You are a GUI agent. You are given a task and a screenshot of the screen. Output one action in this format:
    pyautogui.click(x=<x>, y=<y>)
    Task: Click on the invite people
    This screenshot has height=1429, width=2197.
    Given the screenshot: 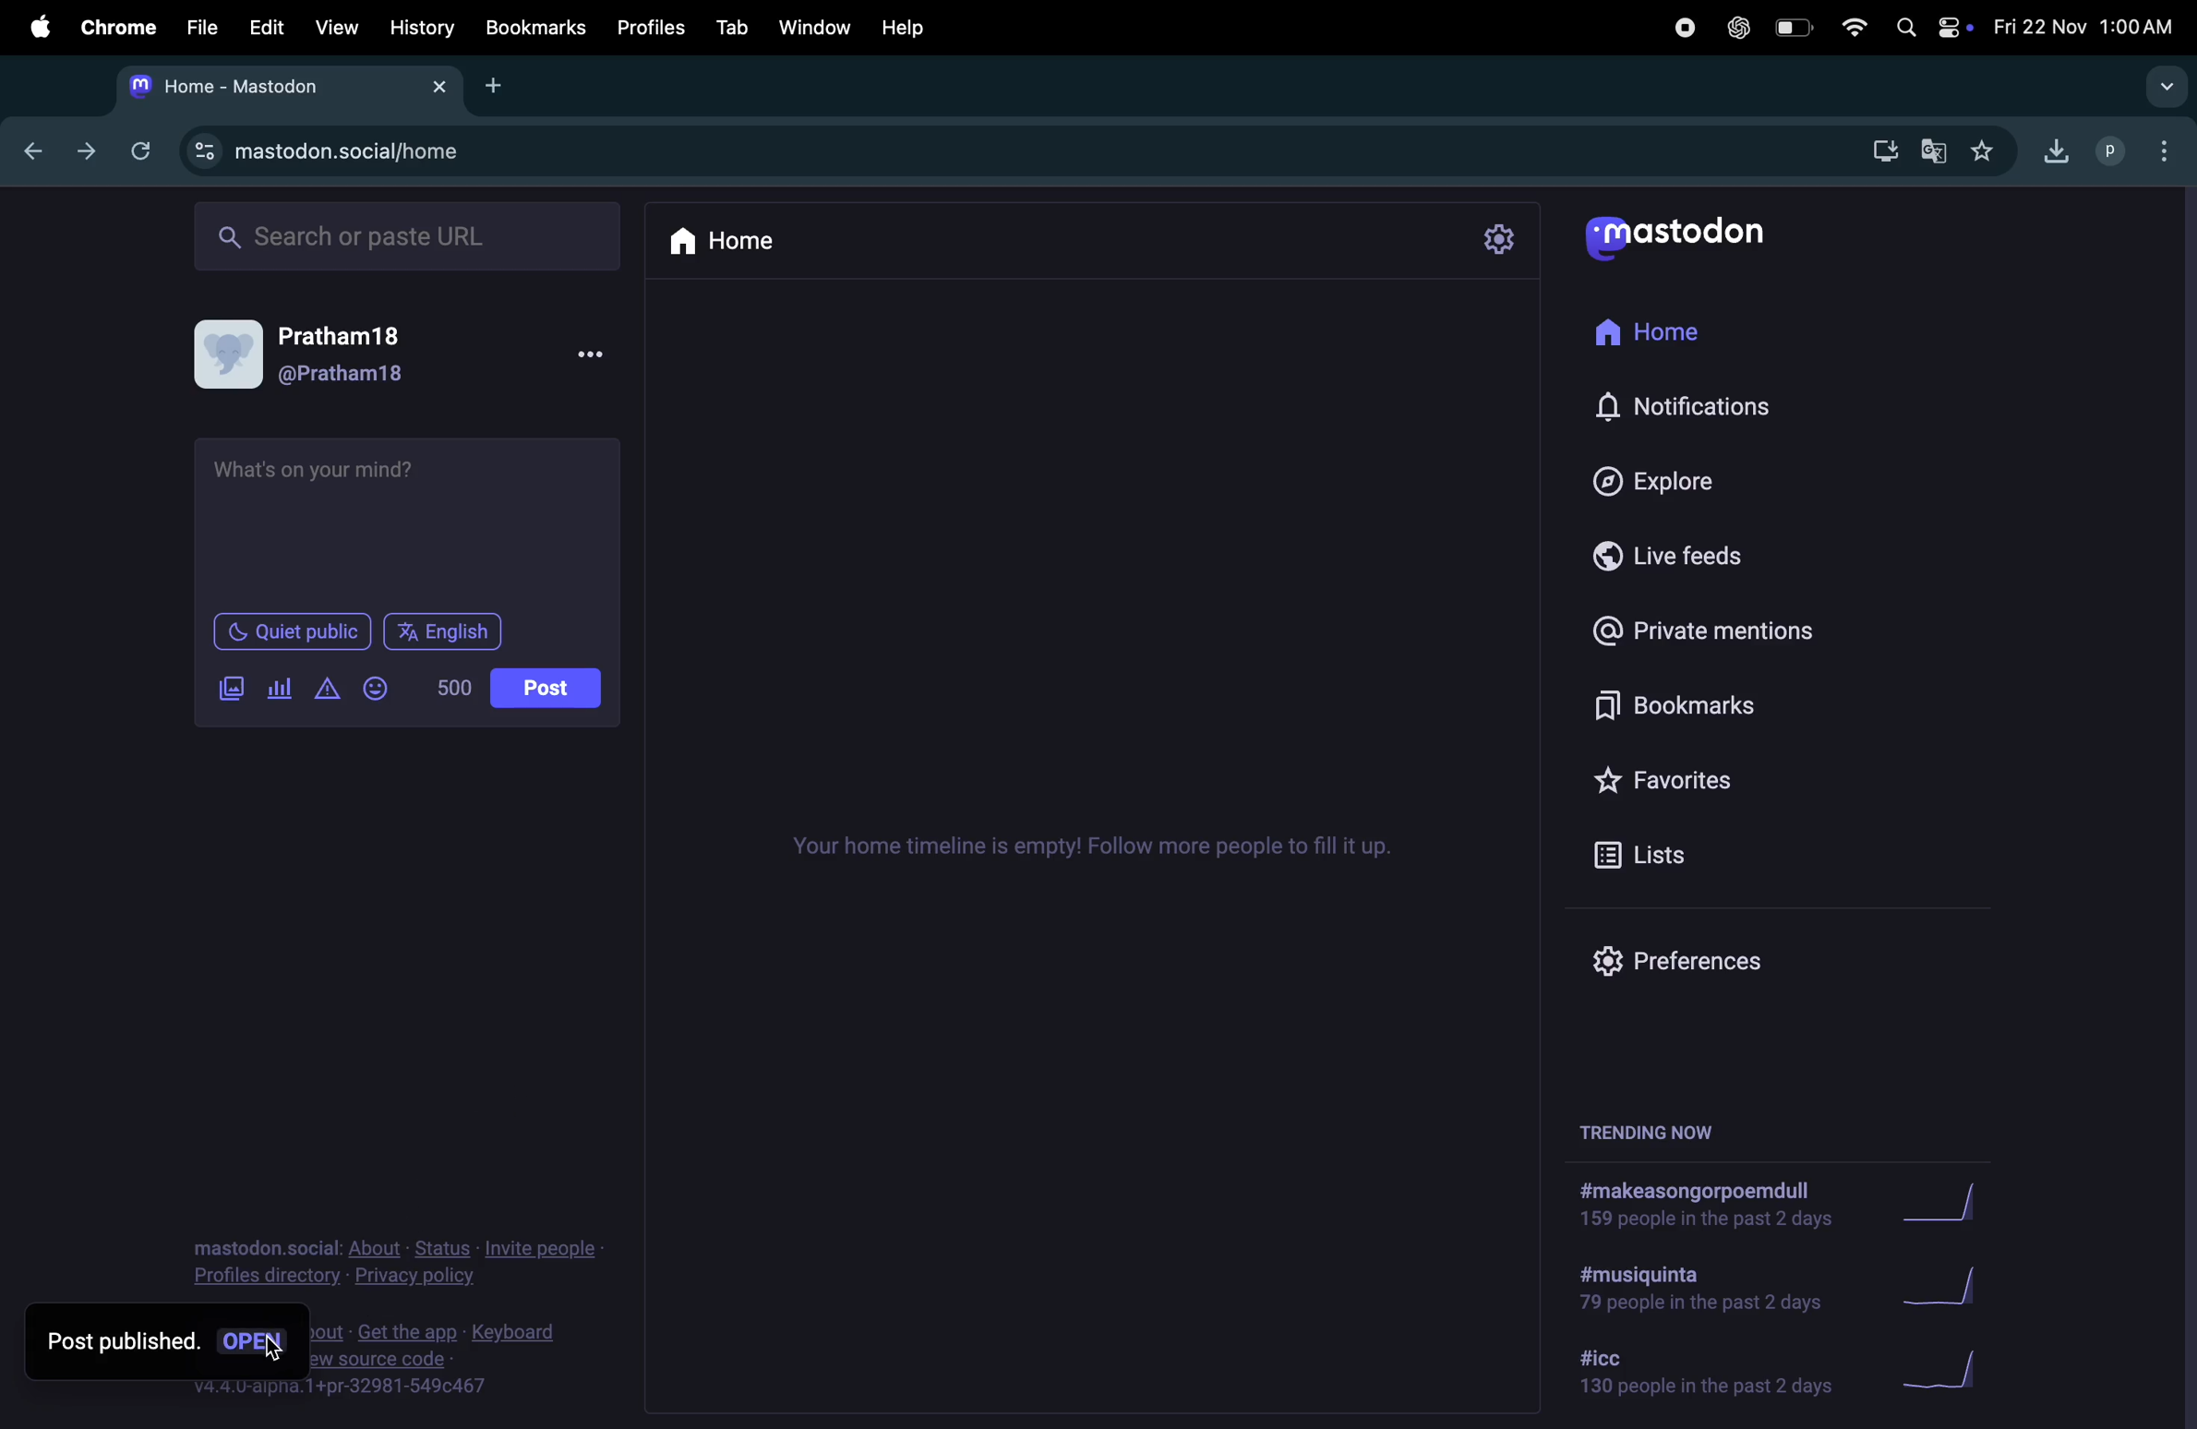 What is the action you would take?
    pyautogui.click(x=540, y=1250)
    